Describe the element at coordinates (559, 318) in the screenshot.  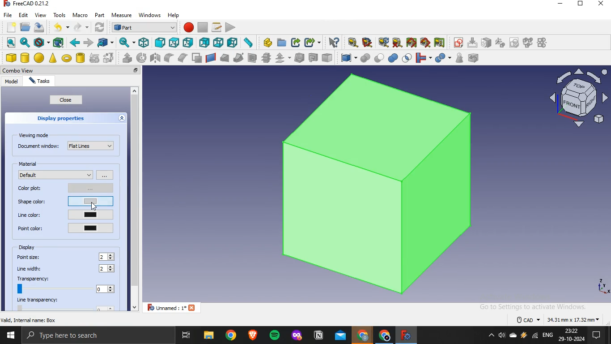
I see `text` at that location.